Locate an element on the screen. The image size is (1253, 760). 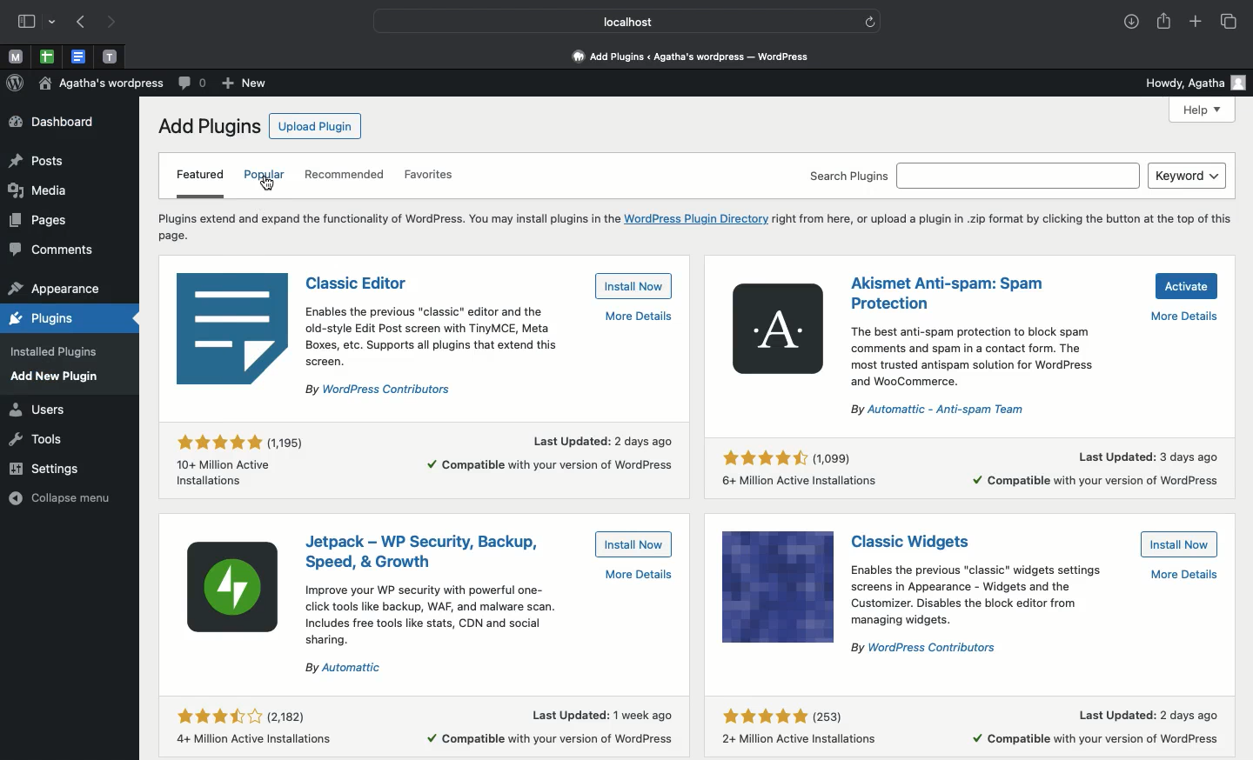
drop-down is located at coordinates (53, 23).